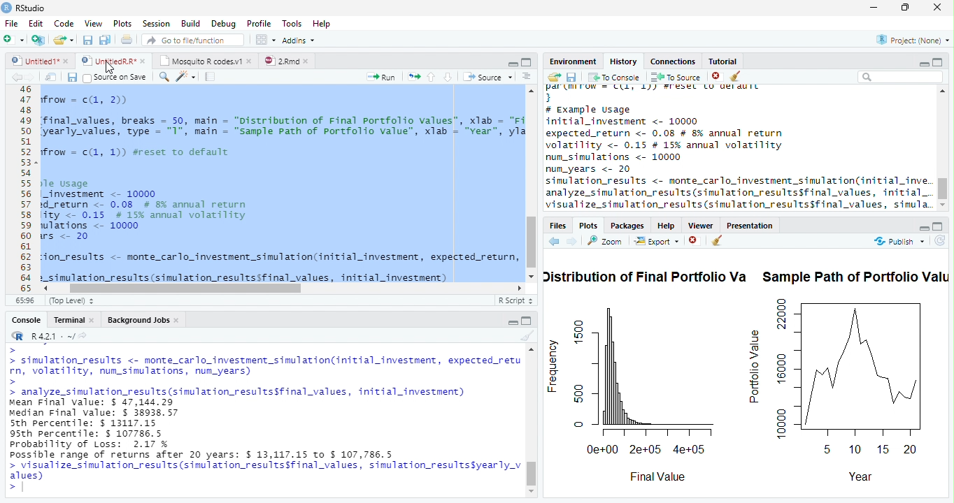 The width and height of the screenshot is (954, 503). What do you see at coordinates (718, 76) in the screenshot?
I see `Remove Selected` at bounding box center [718, 76].